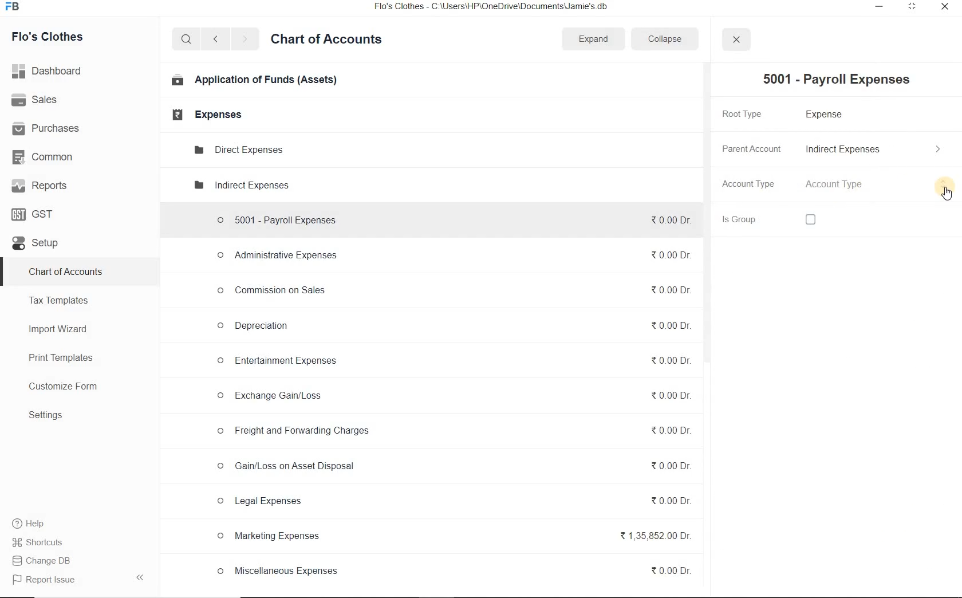  I want to click on O Entertainment Expenses %0.00Dr., so click(450, 361).